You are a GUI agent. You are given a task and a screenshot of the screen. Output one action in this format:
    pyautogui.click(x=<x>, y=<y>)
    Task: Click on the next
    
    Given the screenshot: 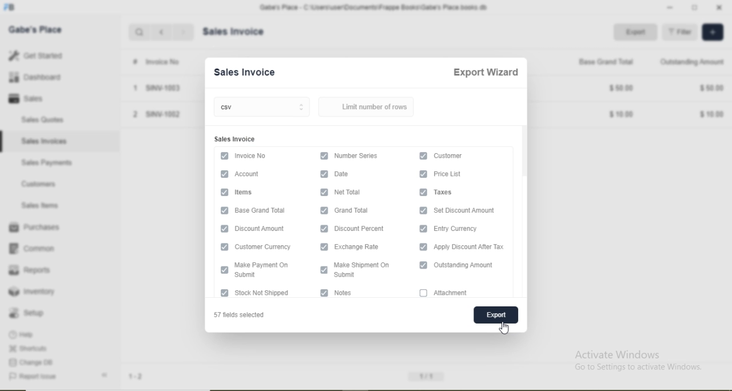 What is the action you would take?
    pyautogui.click(x=183, y=33)
    